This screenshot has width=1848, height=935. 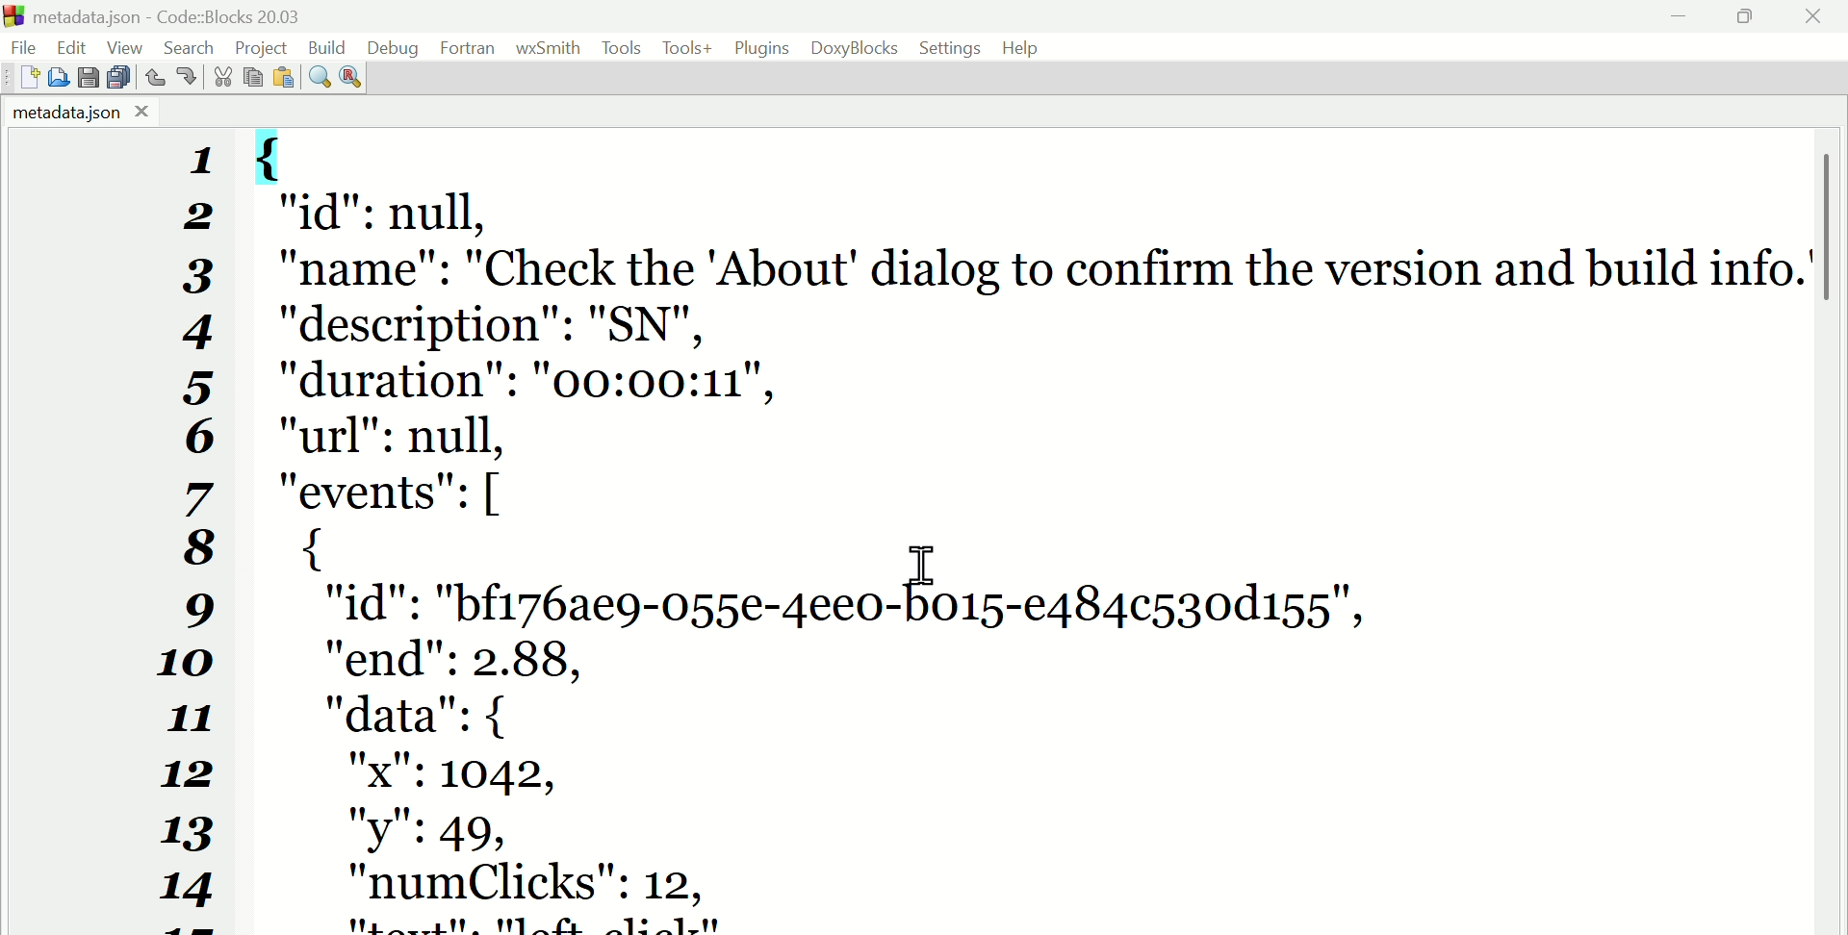 I want to click on Tools, so click(x=623, y=48).